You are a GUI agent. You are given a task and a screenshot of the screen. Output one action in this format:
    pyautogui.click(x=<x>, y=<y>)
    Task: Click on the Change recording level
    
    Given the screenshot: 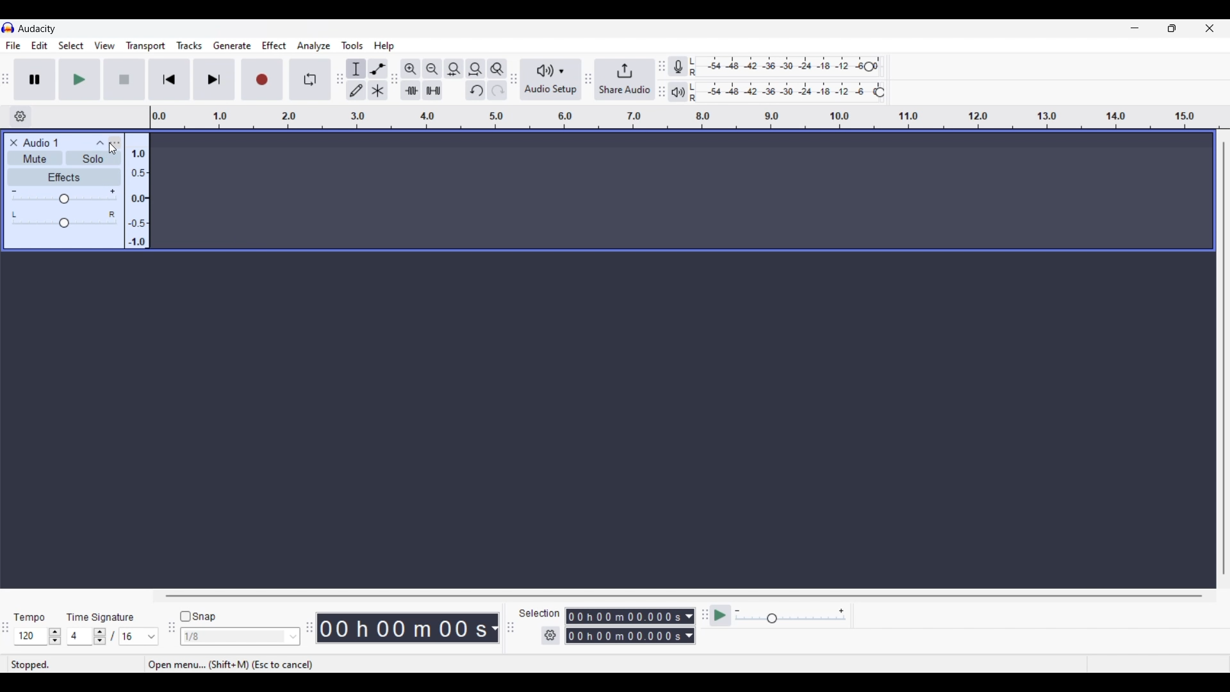 What is the action you would take?
    pyautogui.click(x=869, y=66)
    